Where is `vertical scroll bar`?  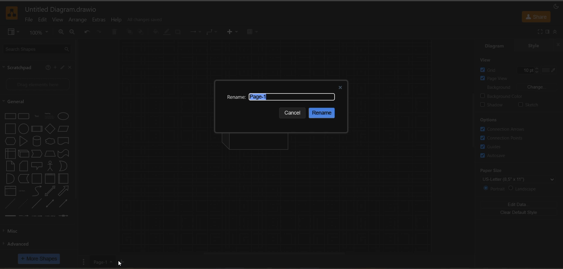 vertical scroll bar is located at coordinates (474, 120).